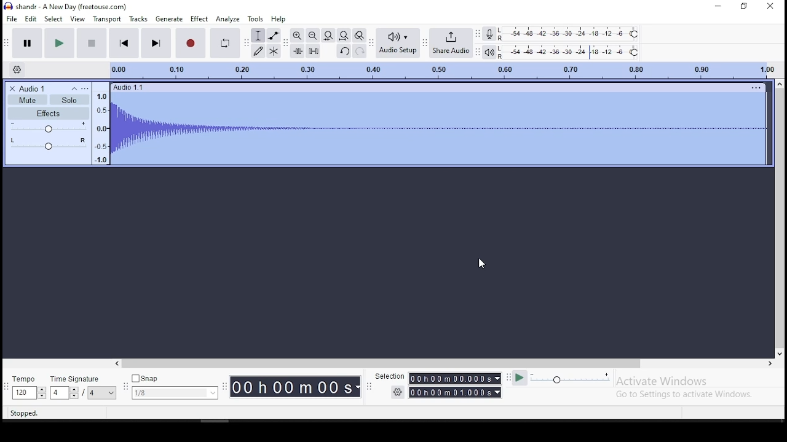 The image size is (787, 442). What do you see at coordinates (49, 127) in the screenshot?
I see `volume` at bounding box center [49, 127].